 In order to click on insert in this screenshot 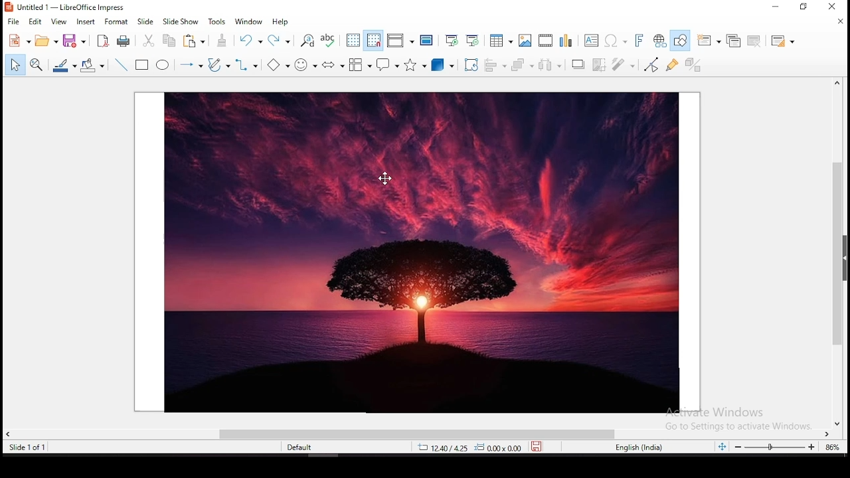, I will do `click(86, 22)`.